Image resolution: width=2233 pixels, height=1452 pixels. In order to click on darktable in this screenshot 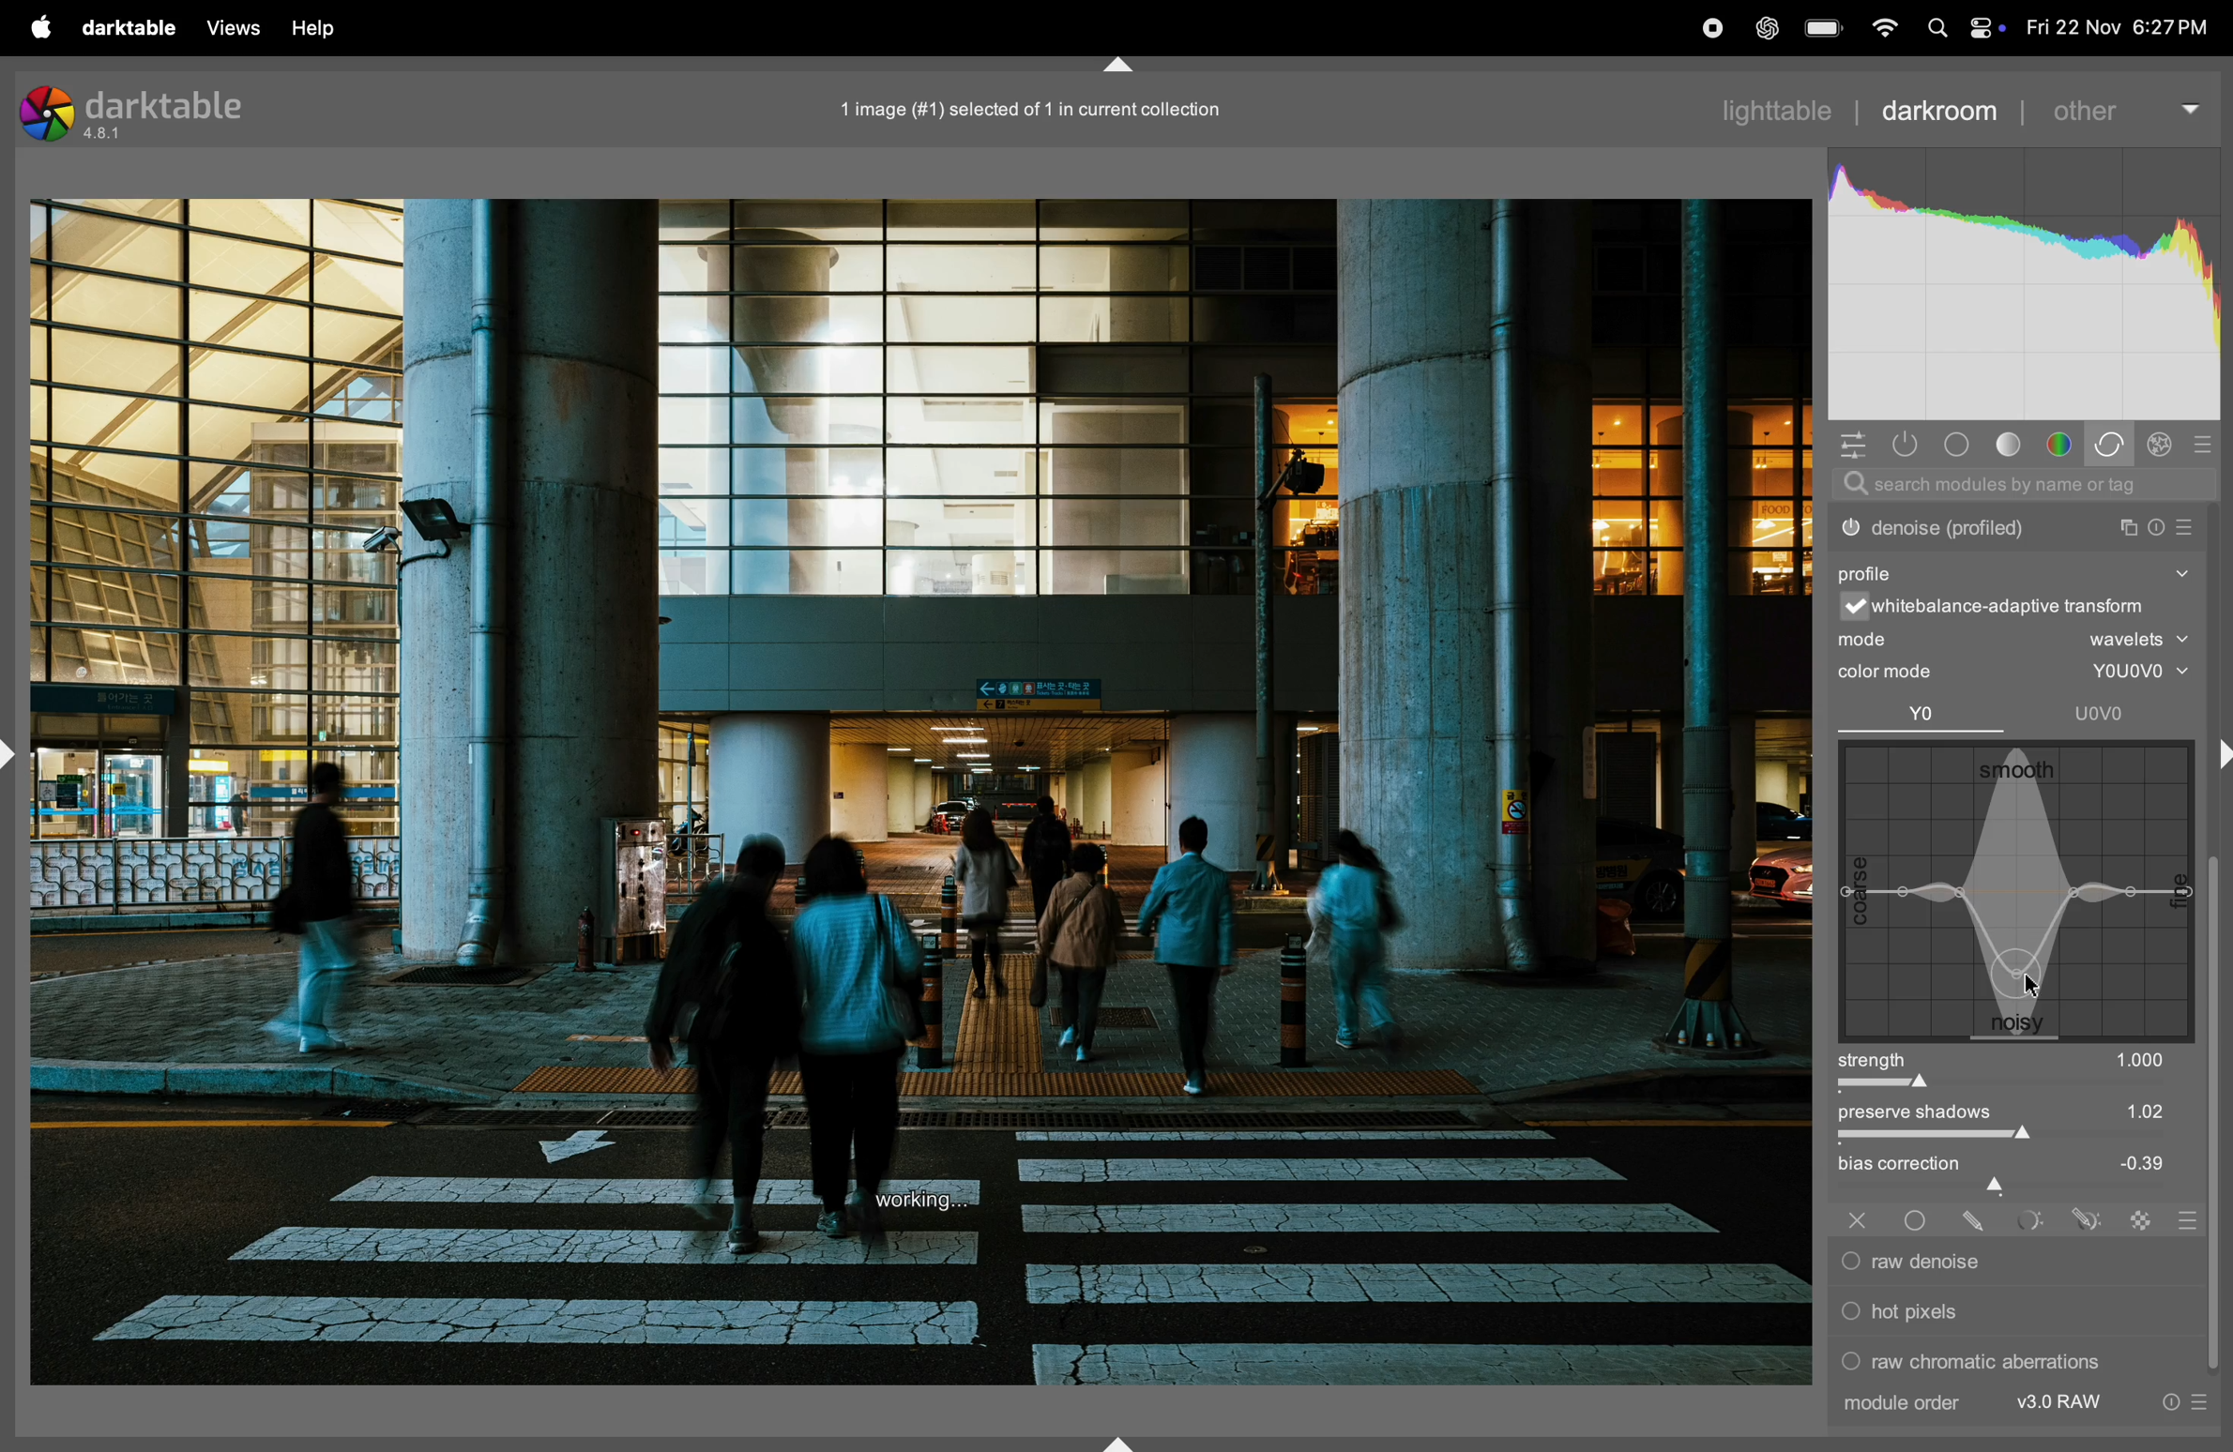, I will do `click(133, 29)`.